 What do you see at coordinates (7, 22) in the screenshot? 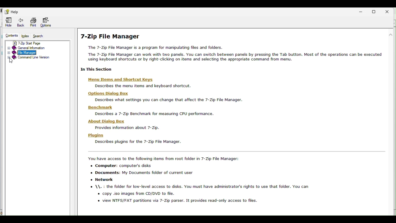
I see `Hide ` at bounding box center [7, 22].